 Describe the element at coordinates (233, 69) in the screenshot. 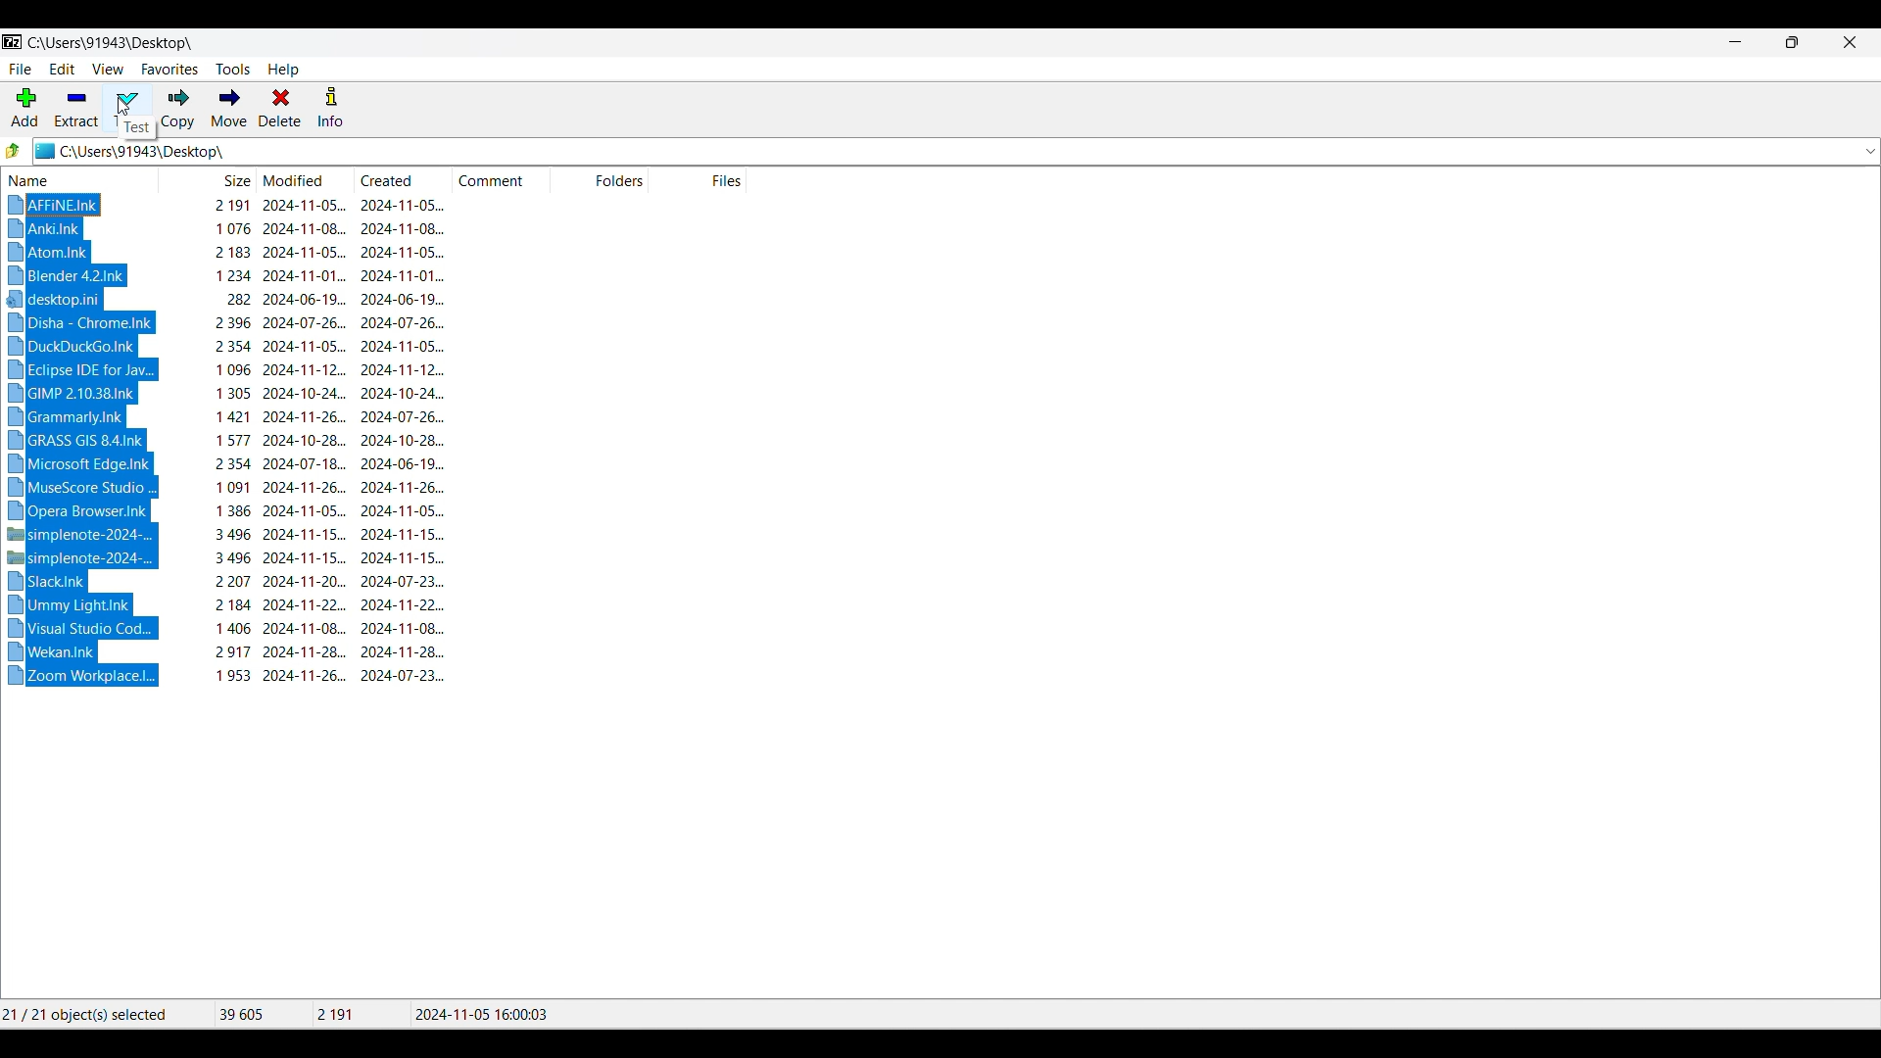

I see `Tools menu` at that location.